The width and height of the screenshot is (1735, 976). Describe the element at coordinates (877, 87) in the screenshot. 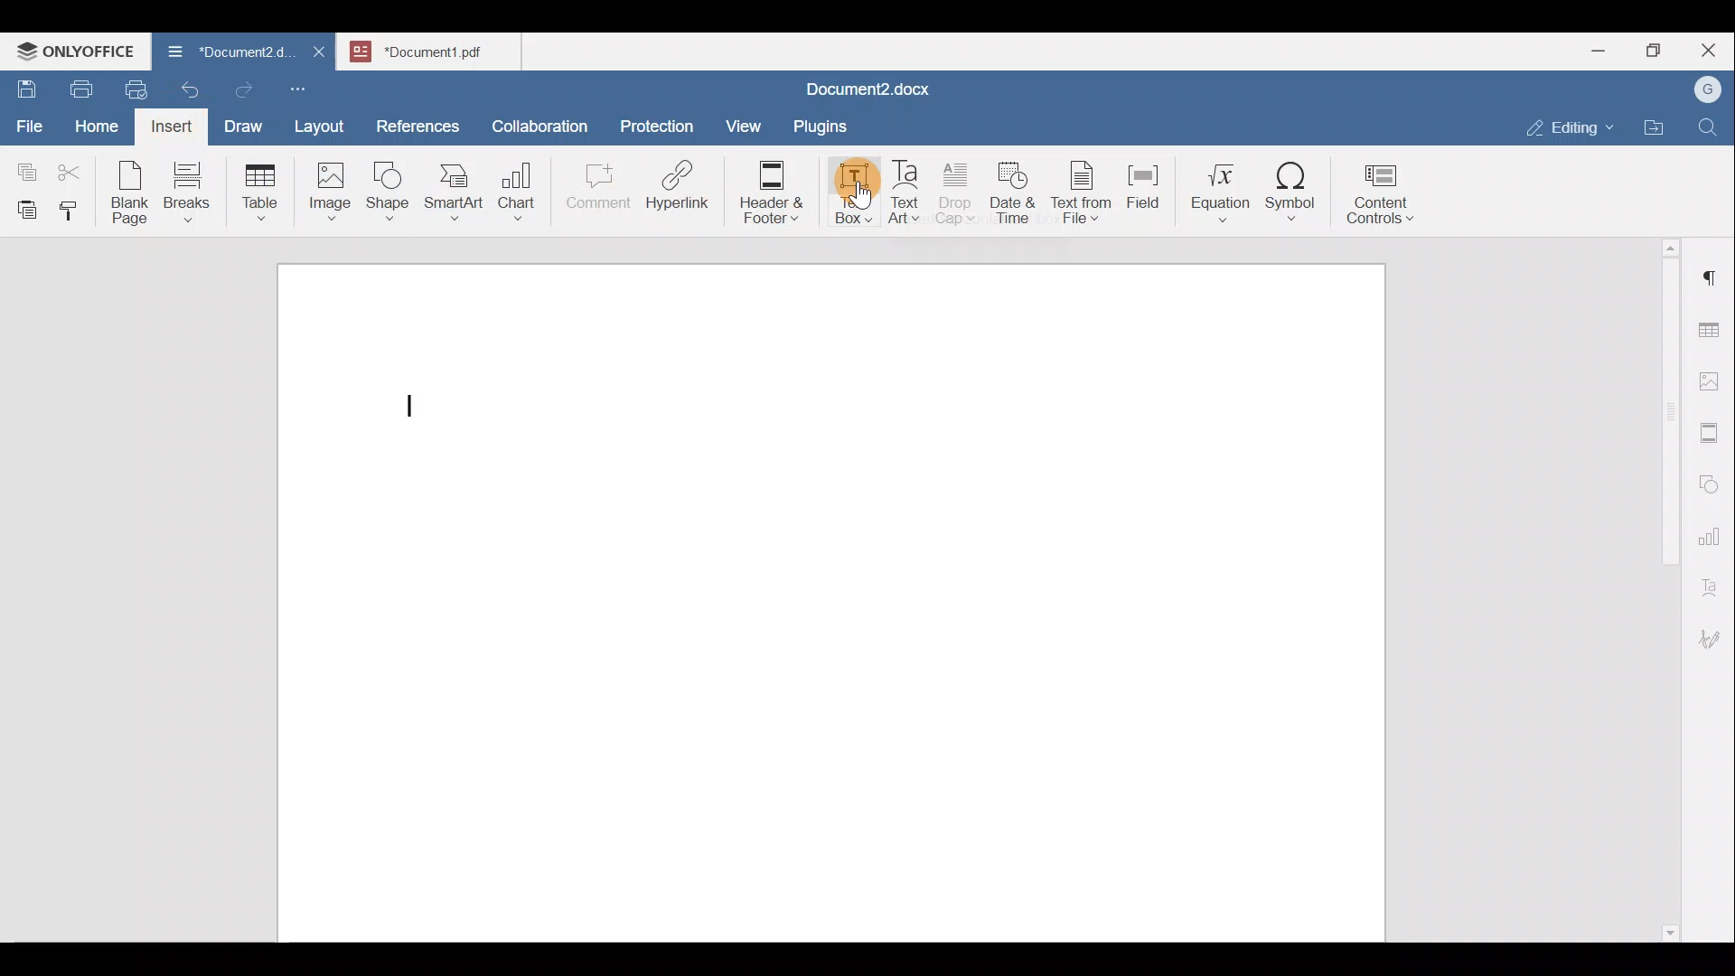

I see `Document2.docx` at that location.